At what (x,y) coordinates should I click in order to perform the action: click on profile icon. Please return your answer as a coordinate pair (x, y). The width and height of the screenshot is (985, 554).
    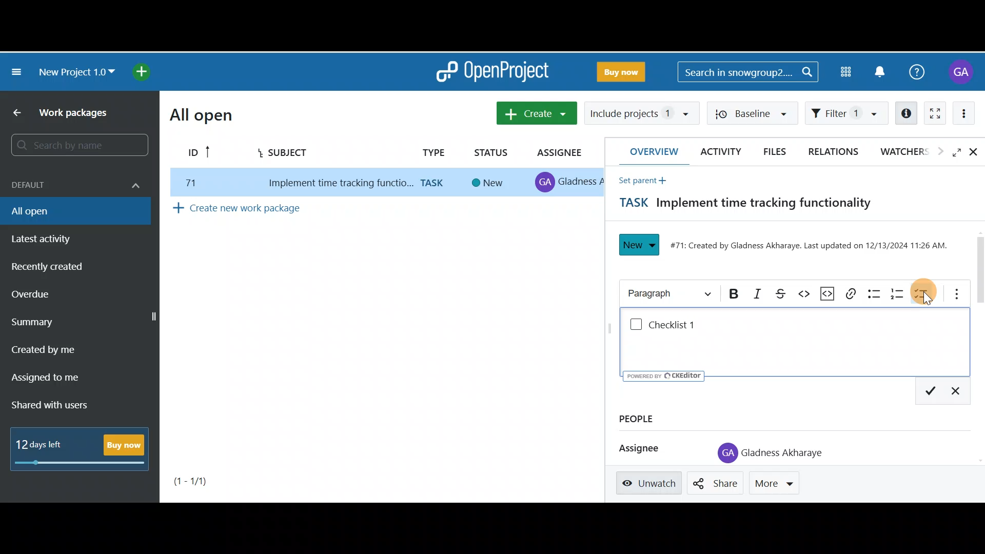
    Looking at the image, I should click on (721, 453).